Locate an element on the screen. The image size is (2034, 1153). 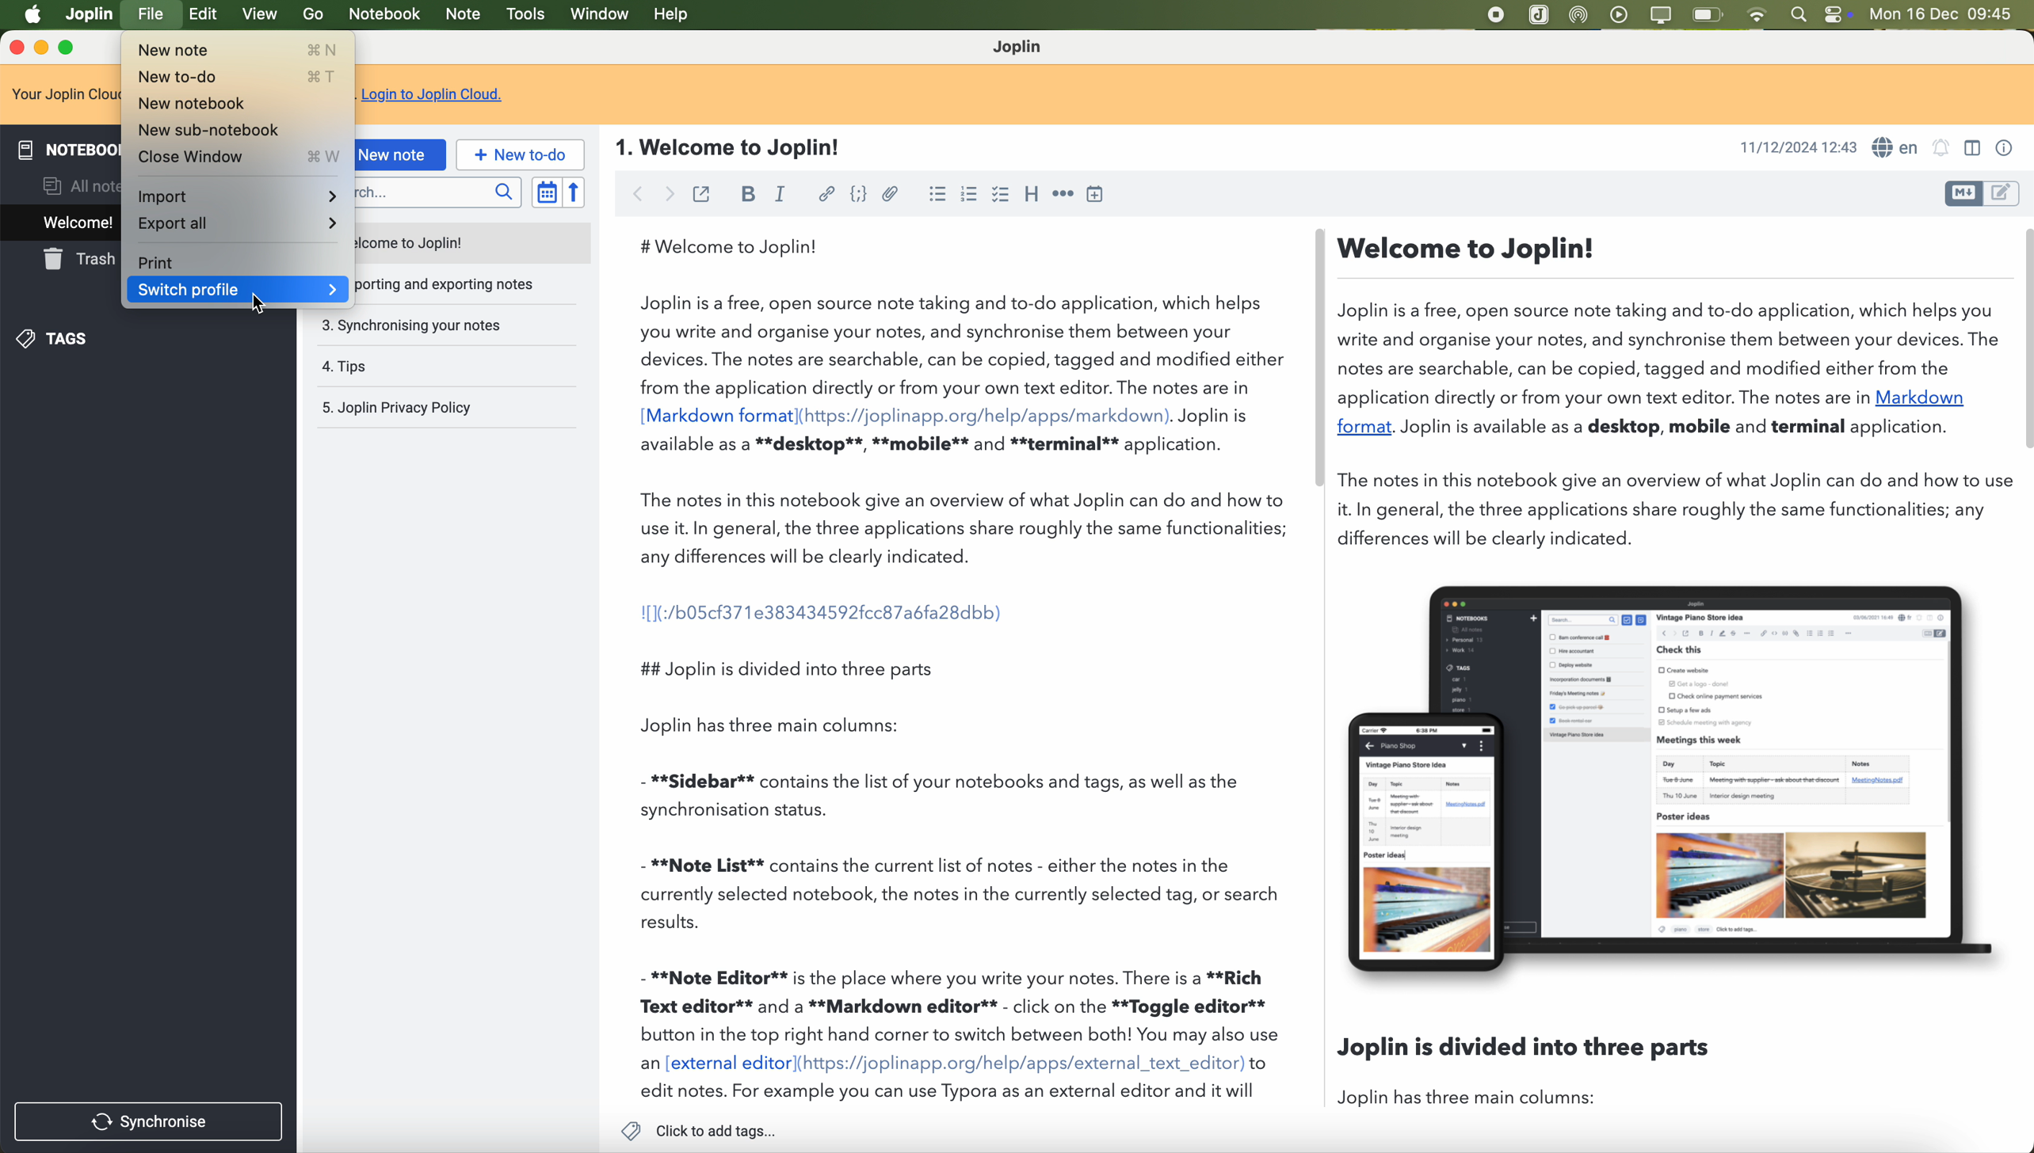
attach file is located at coordinates (892, 193).